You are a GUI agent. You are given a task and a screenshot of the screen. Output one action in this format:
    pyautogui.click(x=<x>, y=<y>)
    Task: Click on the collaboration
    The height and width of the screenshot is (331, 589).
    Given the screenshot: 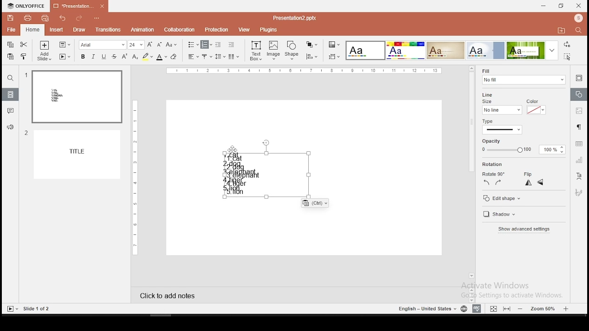 What is the action you would take?
    pyautogui.click(x=179, y=30)
    